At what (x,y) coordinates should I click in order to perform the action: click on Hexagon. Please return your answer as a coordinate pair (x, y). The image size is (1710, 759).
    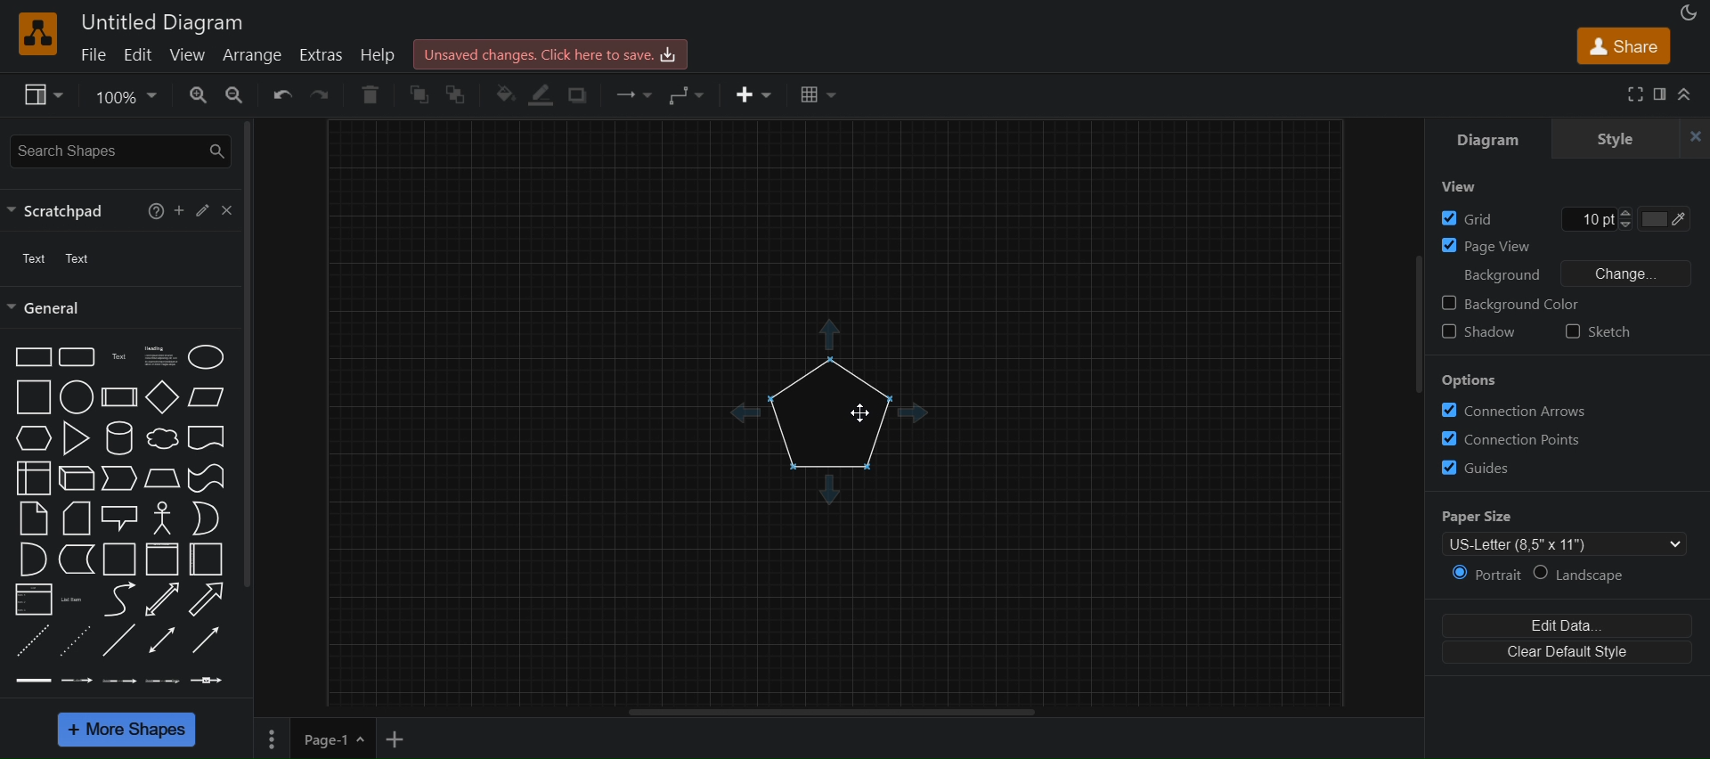
    Looking at the image, I should click on (34, 438).